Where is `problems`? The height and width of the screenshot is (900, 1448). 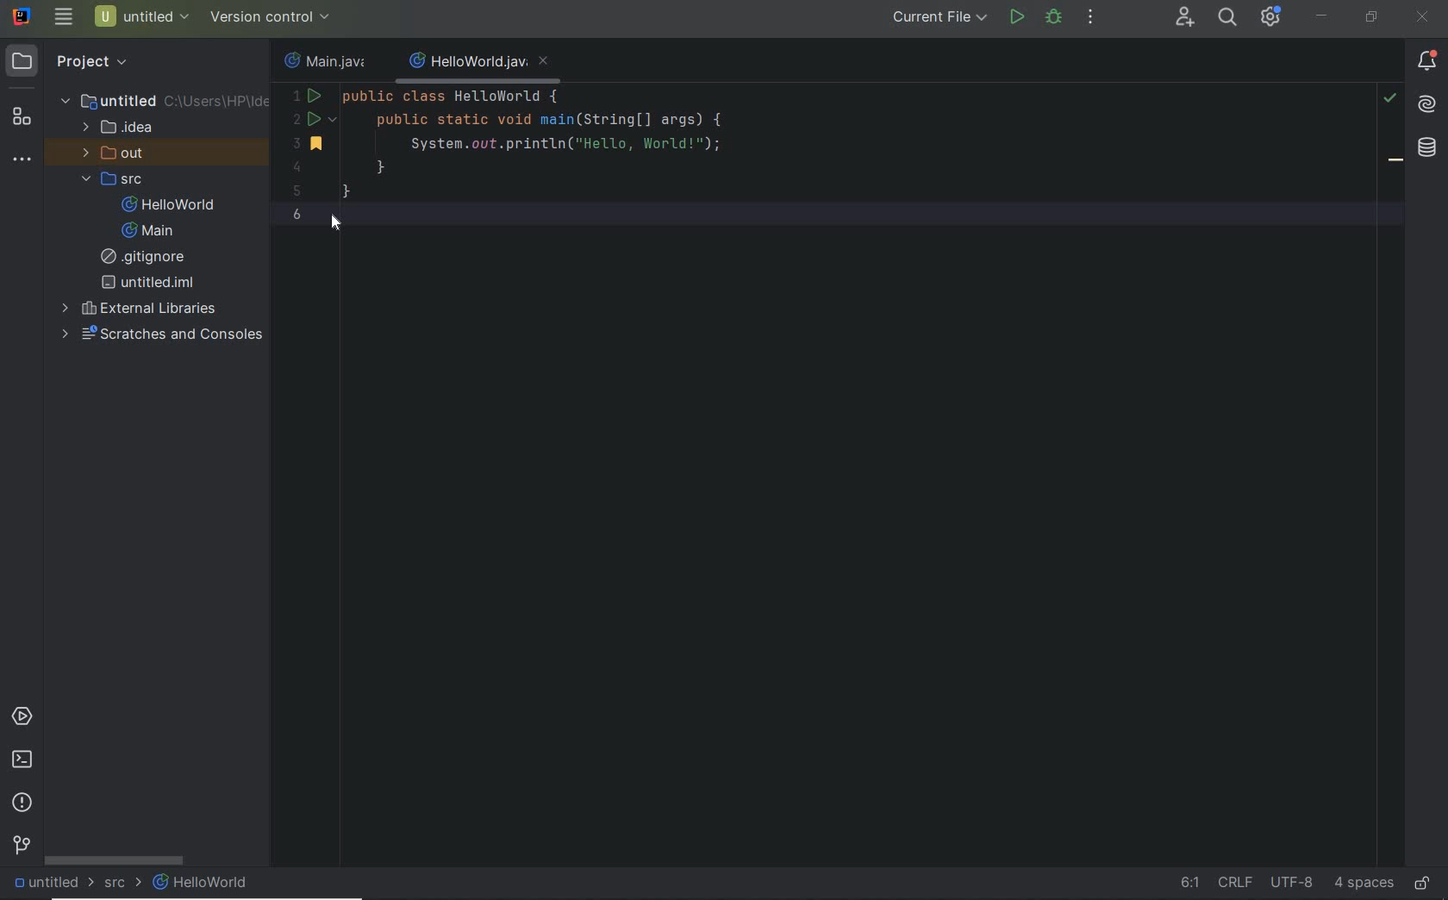
problems is located at coordinates (22, 804).